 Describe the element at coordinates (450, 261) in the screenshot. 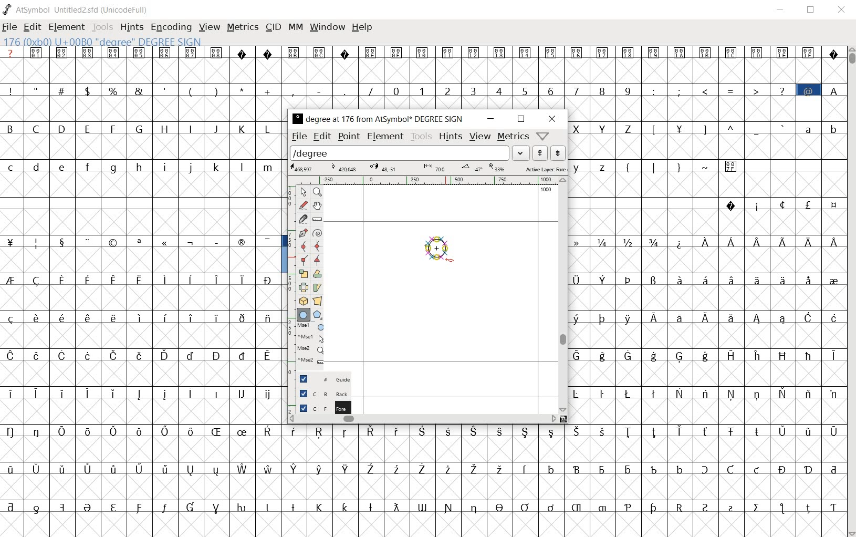

I see `Ellipse tool/cursor location` at that location.